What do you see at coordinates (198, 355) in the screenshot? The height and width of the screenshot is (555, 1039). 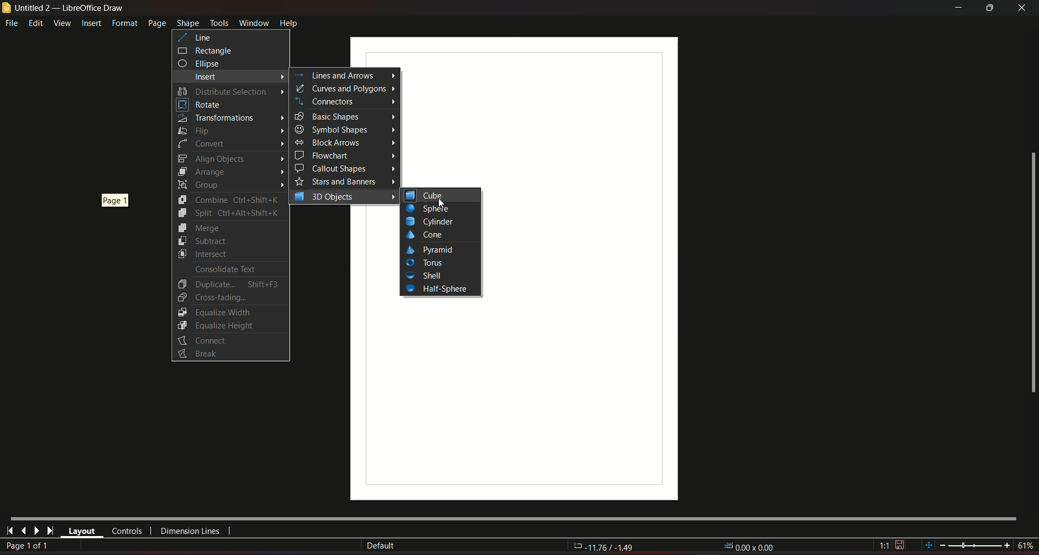 I see `` at bounding box center [198, 355].